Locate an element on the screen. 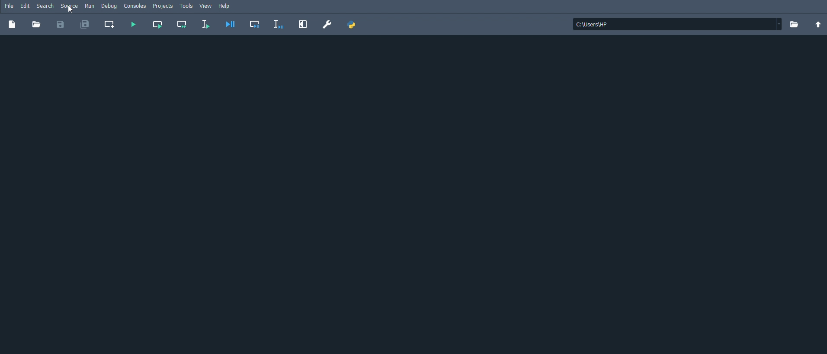  Debug file is located at coordinates (232, 24).